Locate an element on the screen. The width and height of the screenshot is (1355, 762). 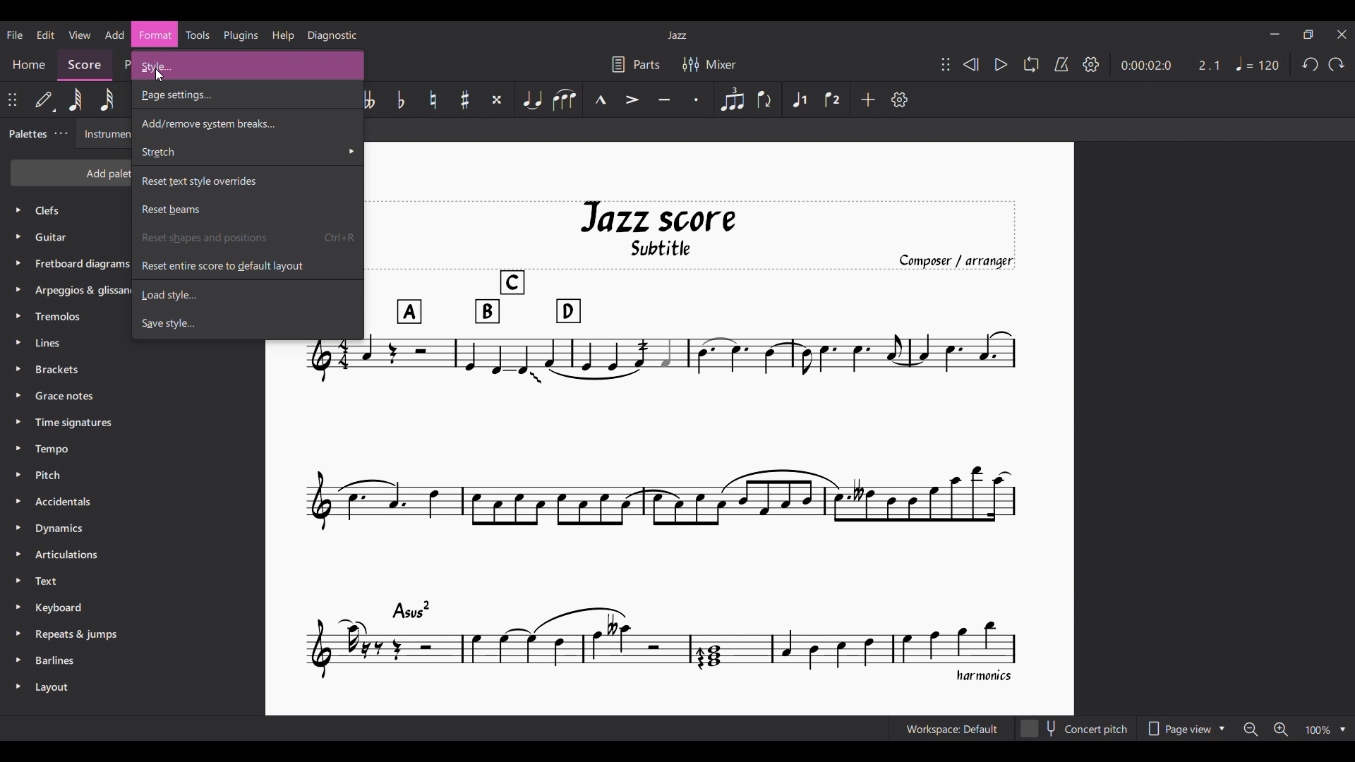
Pitch is located at coordinates (52, 475).